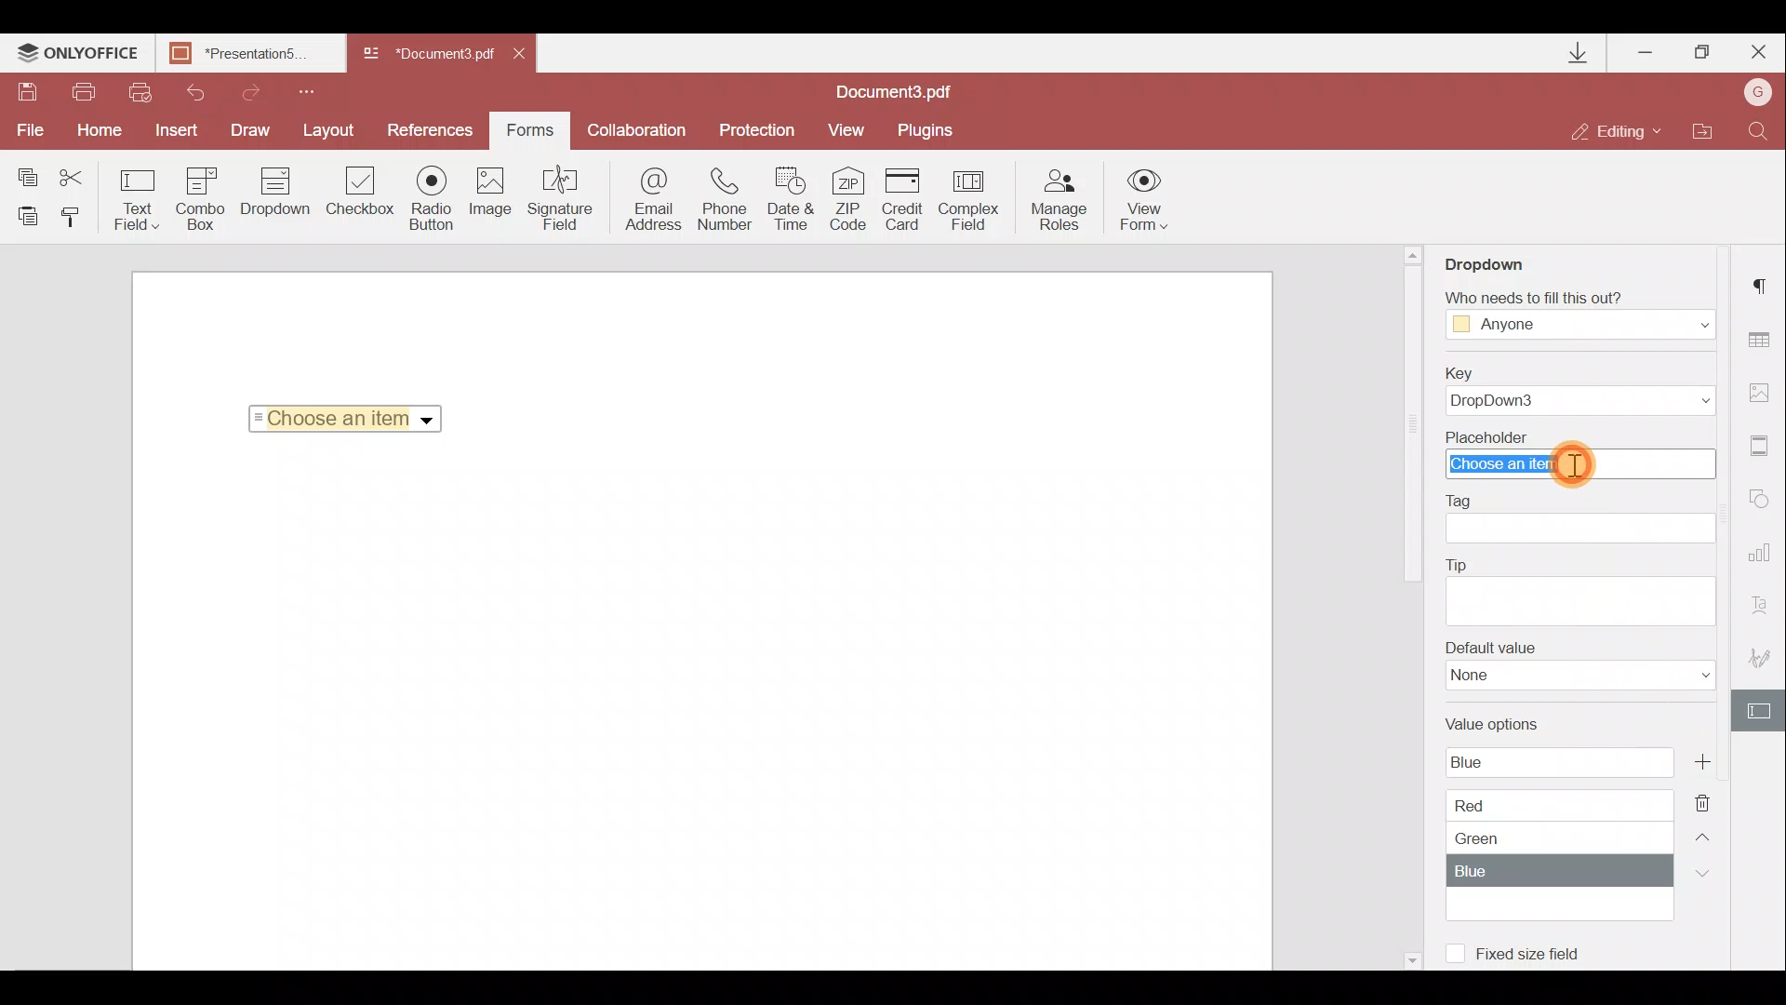 Image resolution: width=1786 pixels, height=1005 pixels. I want to click on Tip, so click(1580, 589).